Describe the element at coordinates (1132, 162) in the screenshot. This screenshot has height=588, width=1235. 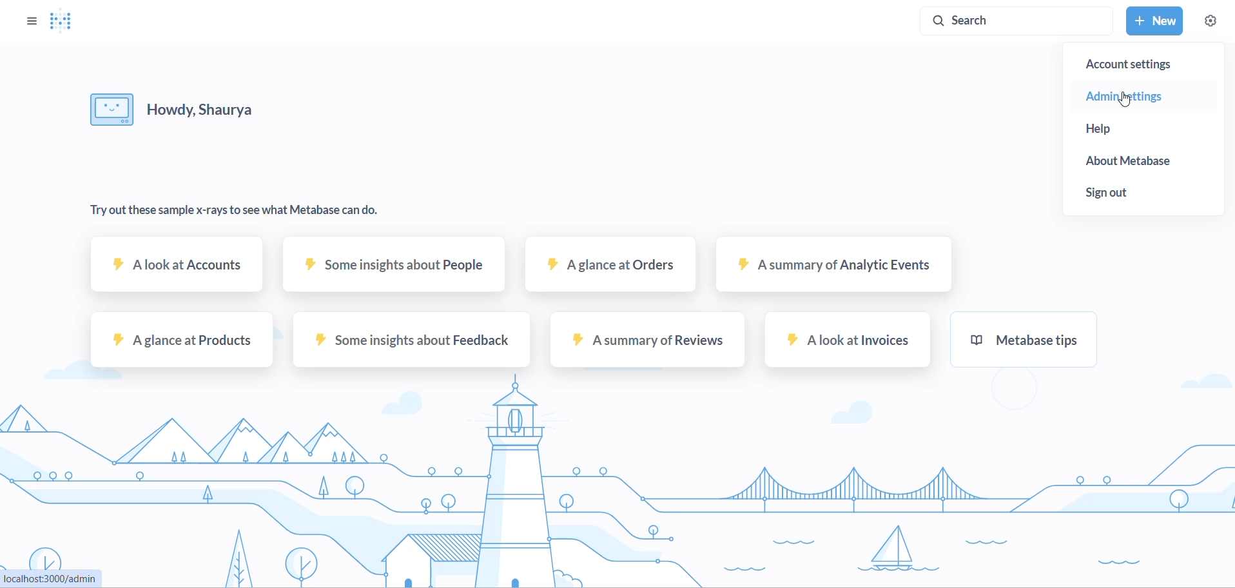
I see `about metabase` at that location.